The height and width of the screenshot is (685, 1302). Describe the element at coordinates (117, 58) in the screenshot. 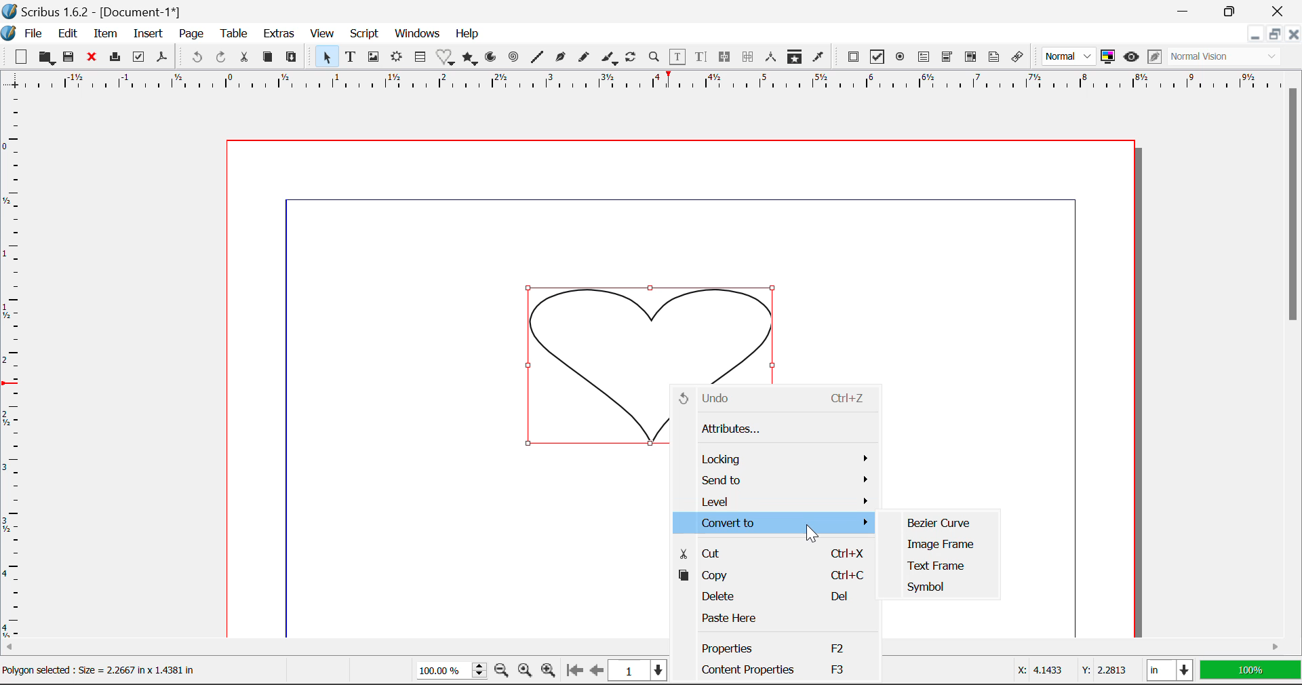

I see `Print` at that location.